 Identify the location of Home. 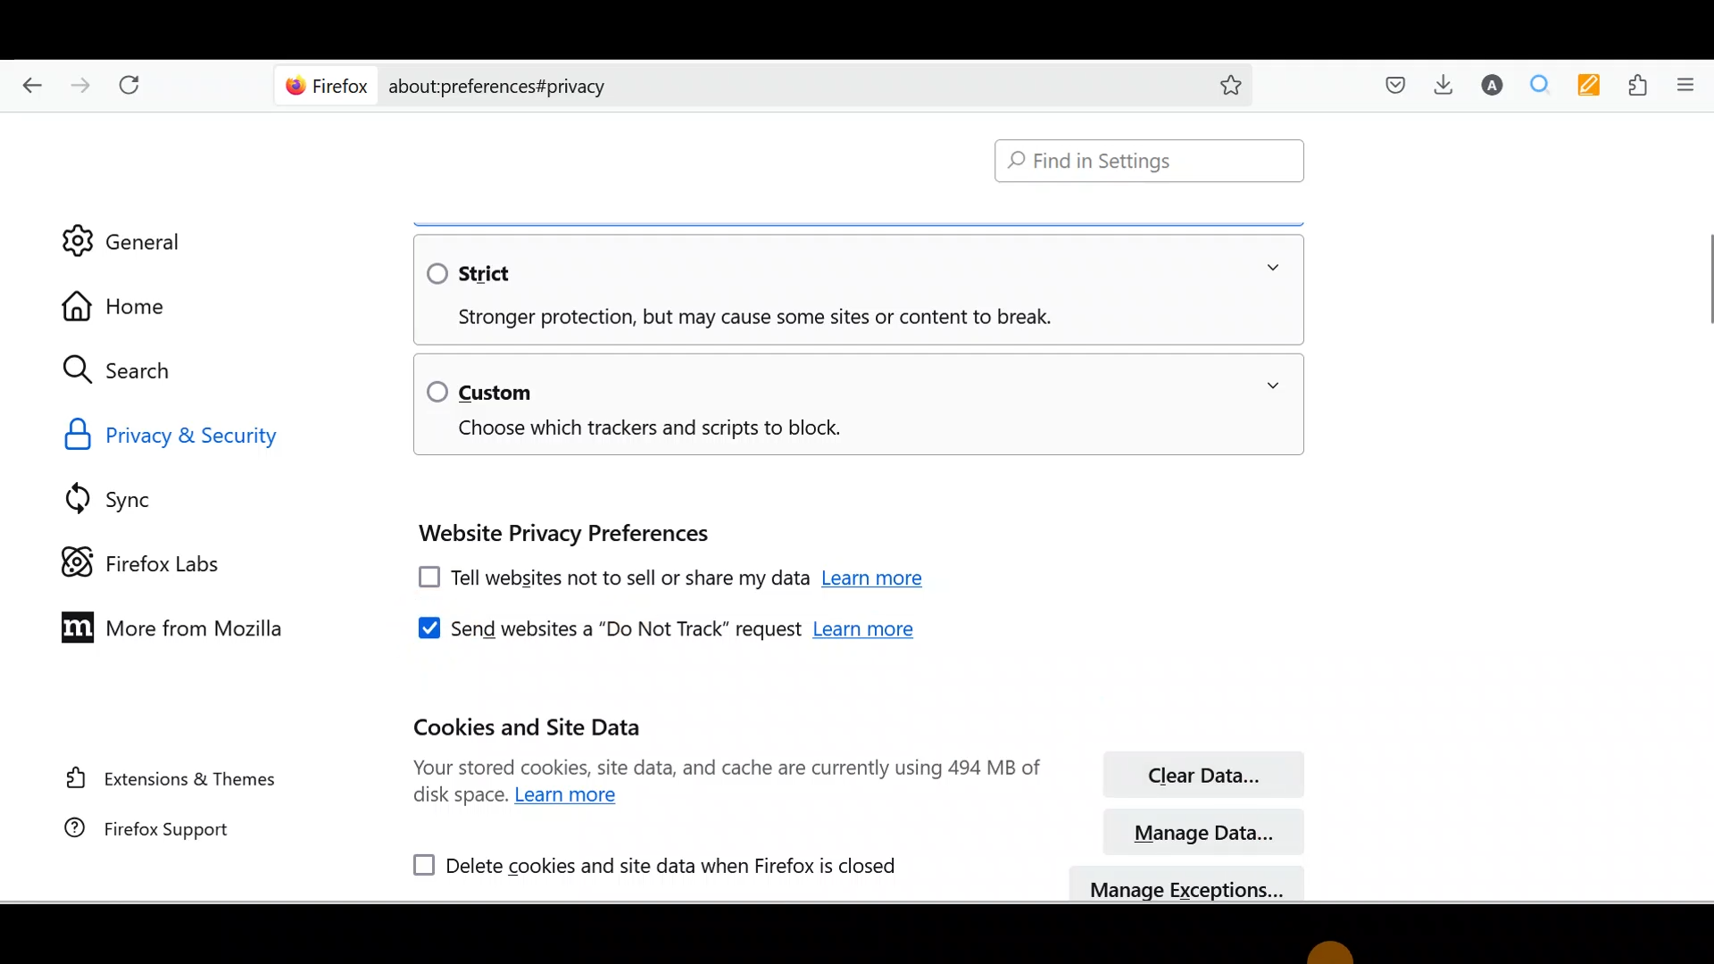
(122, 306).